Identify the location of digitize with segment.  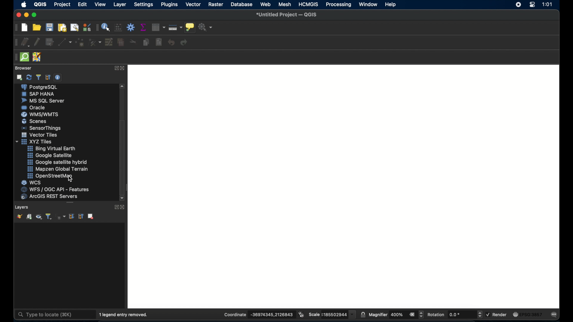
(64, 43).